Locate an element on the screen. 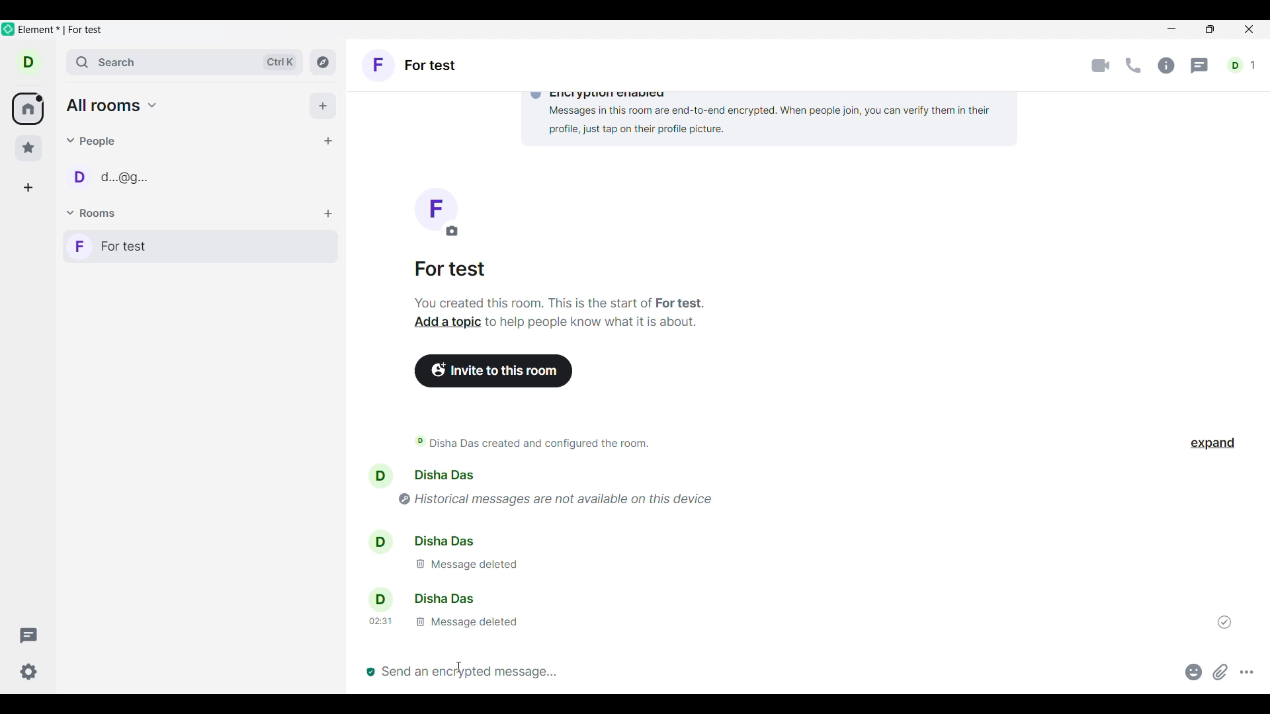  f is located at coordinates (435, 212).